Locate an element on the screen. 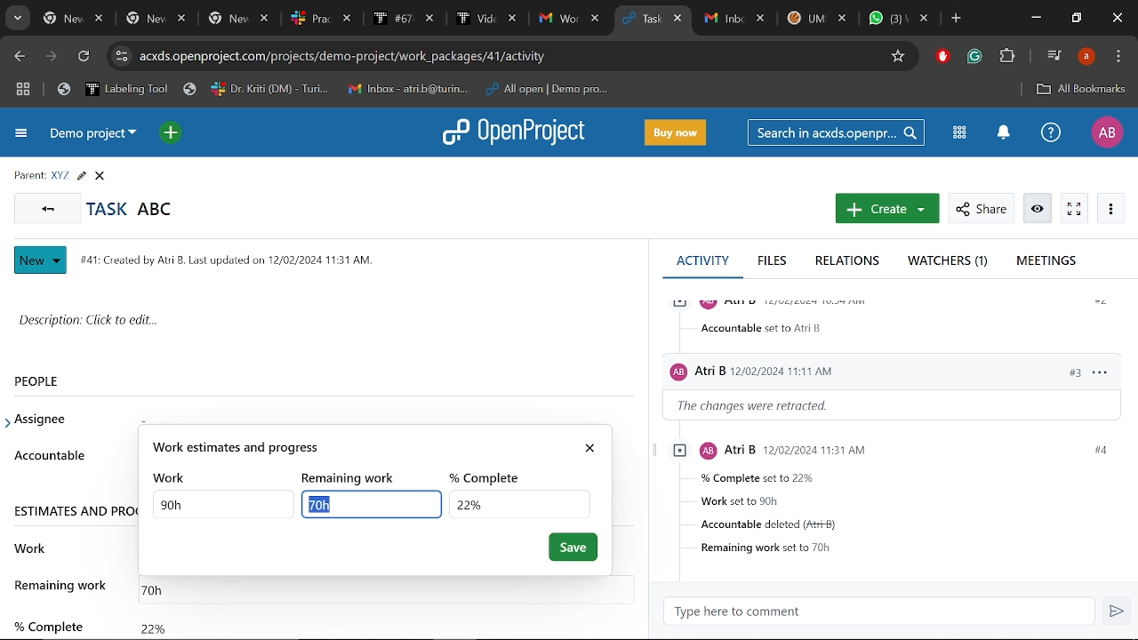  Restore down is located at coordinates (1078, 20).